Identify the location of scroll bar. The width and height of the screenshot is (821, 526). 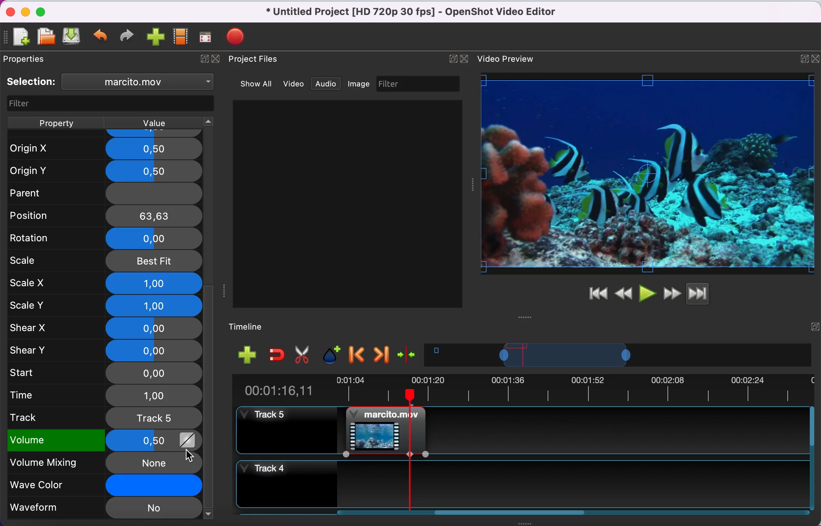
(506, 515).